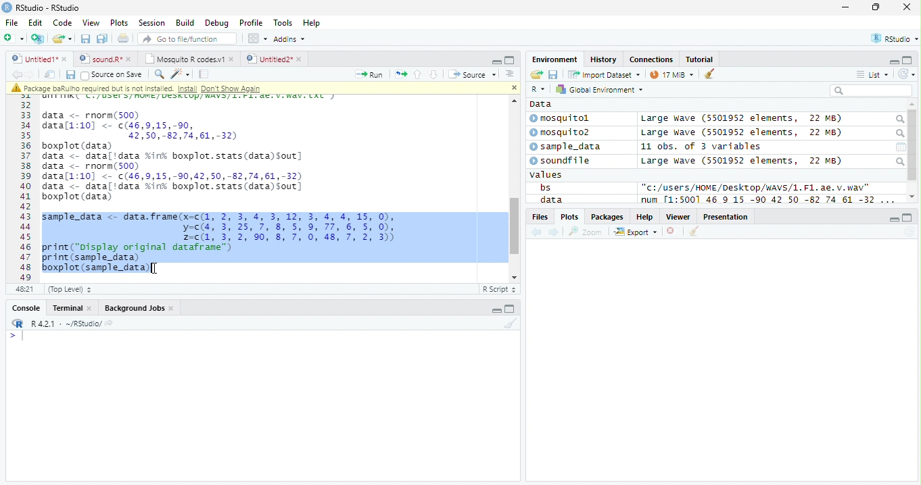 The width and height of the screenshot is (921, 485). Describe the element at coordinates (741, 119) in the screenshot. I see `Large wave (5501952 elements, 22 MB)` at that location.